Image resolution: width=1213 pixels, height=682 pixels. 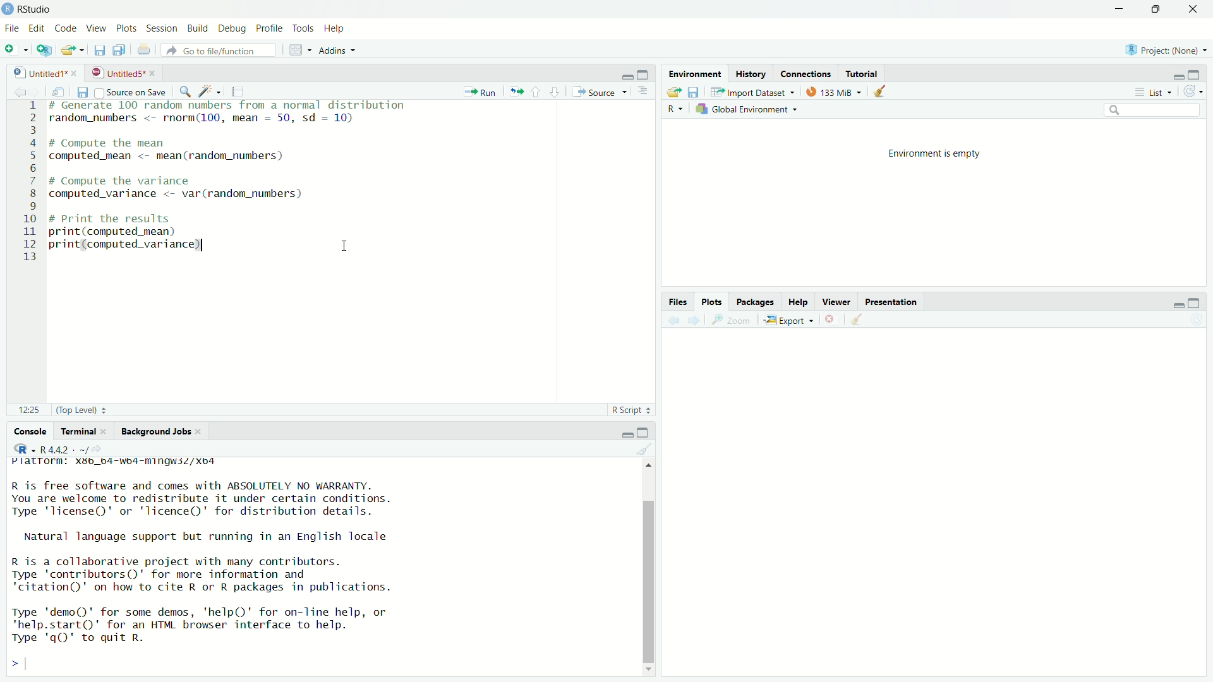 I want to click on scrollbar, so click(x=646, y=573).